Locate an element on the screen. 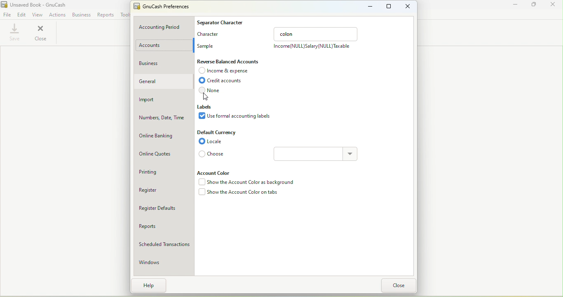  Default Currency is located at coordinates (217, 133).